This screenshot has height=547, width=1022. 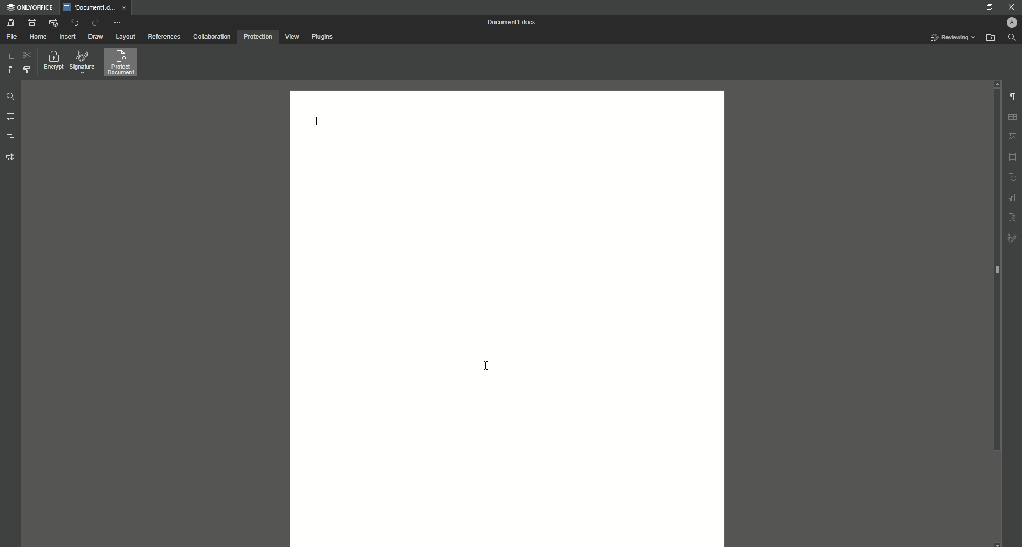 I want to click on Layout, so click(x=124, y=37).